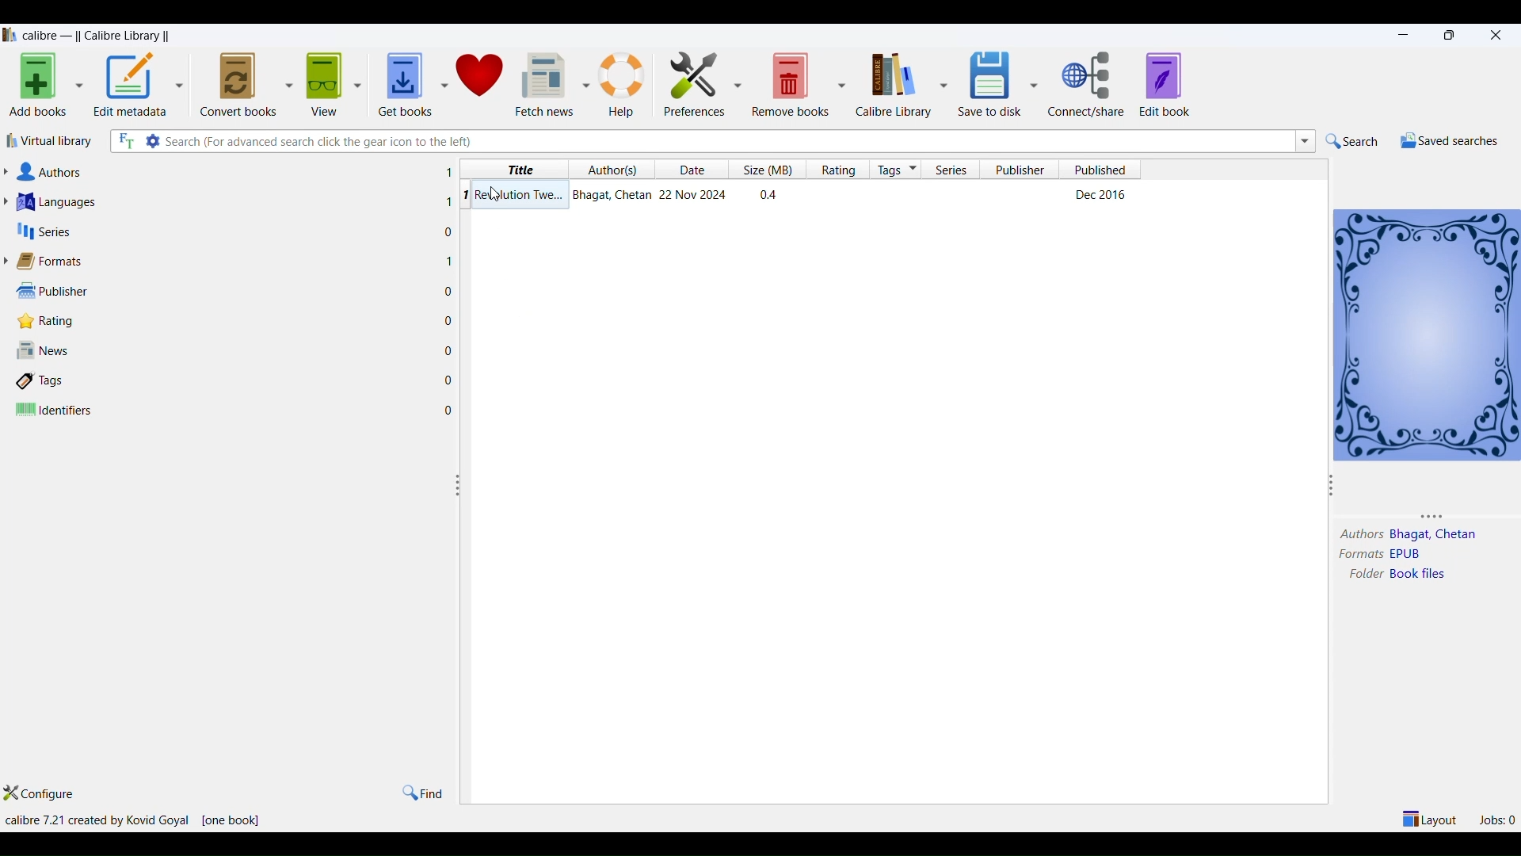  What do you see at coordinates (726, 141) in the screenshot?
I see `search box` at bounding box center [726, 141].